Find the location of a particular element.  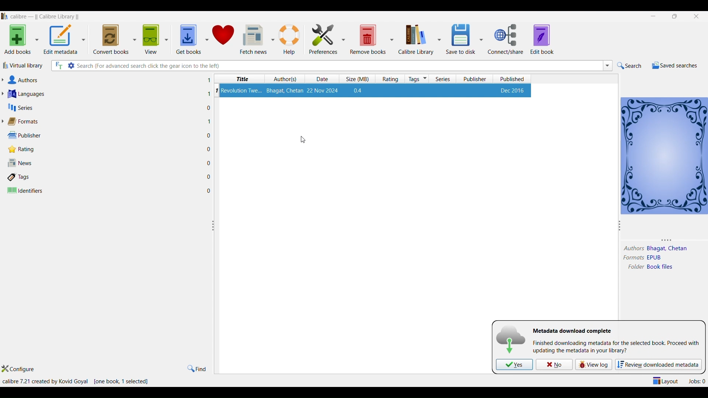

0 is located at coordinates (209, 149).